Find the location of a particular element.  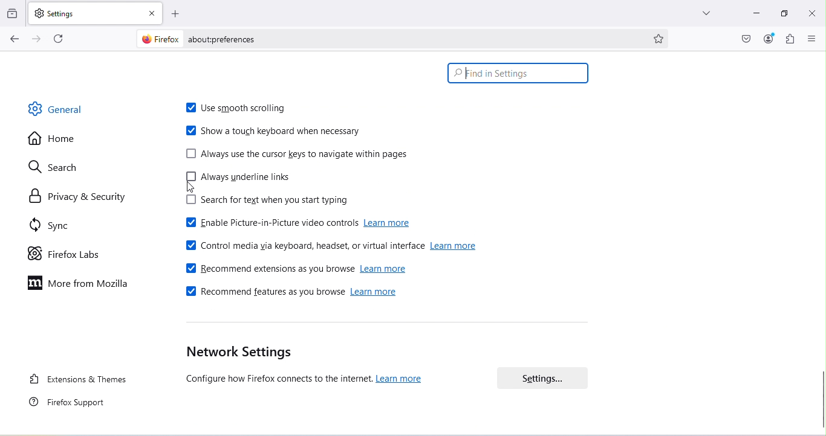

learn more is located at coordinates (389, 225).